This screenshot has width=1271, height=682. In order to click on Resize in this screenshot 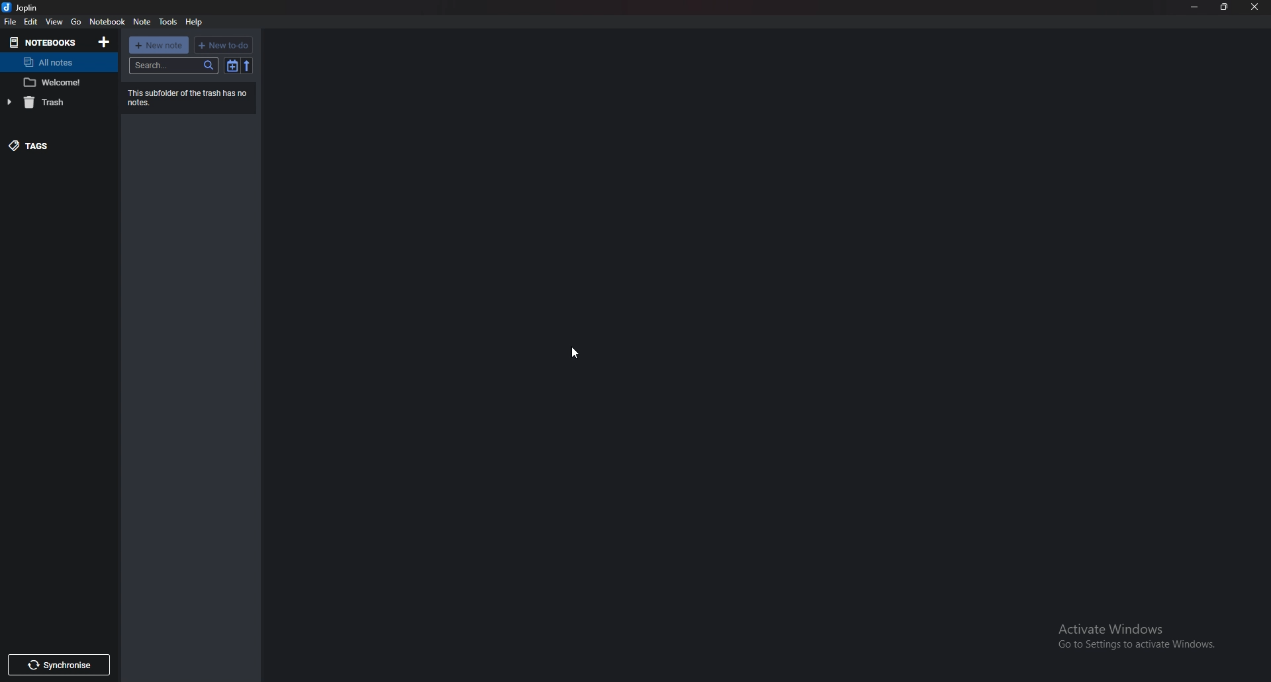, I will do `click(1222, 7)`.